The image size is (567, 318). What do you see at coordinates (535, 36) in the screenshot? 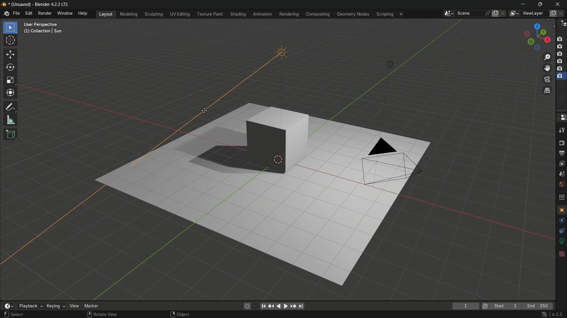
I see `rotate or preset viewpoint` at bounding box center [535, 36].